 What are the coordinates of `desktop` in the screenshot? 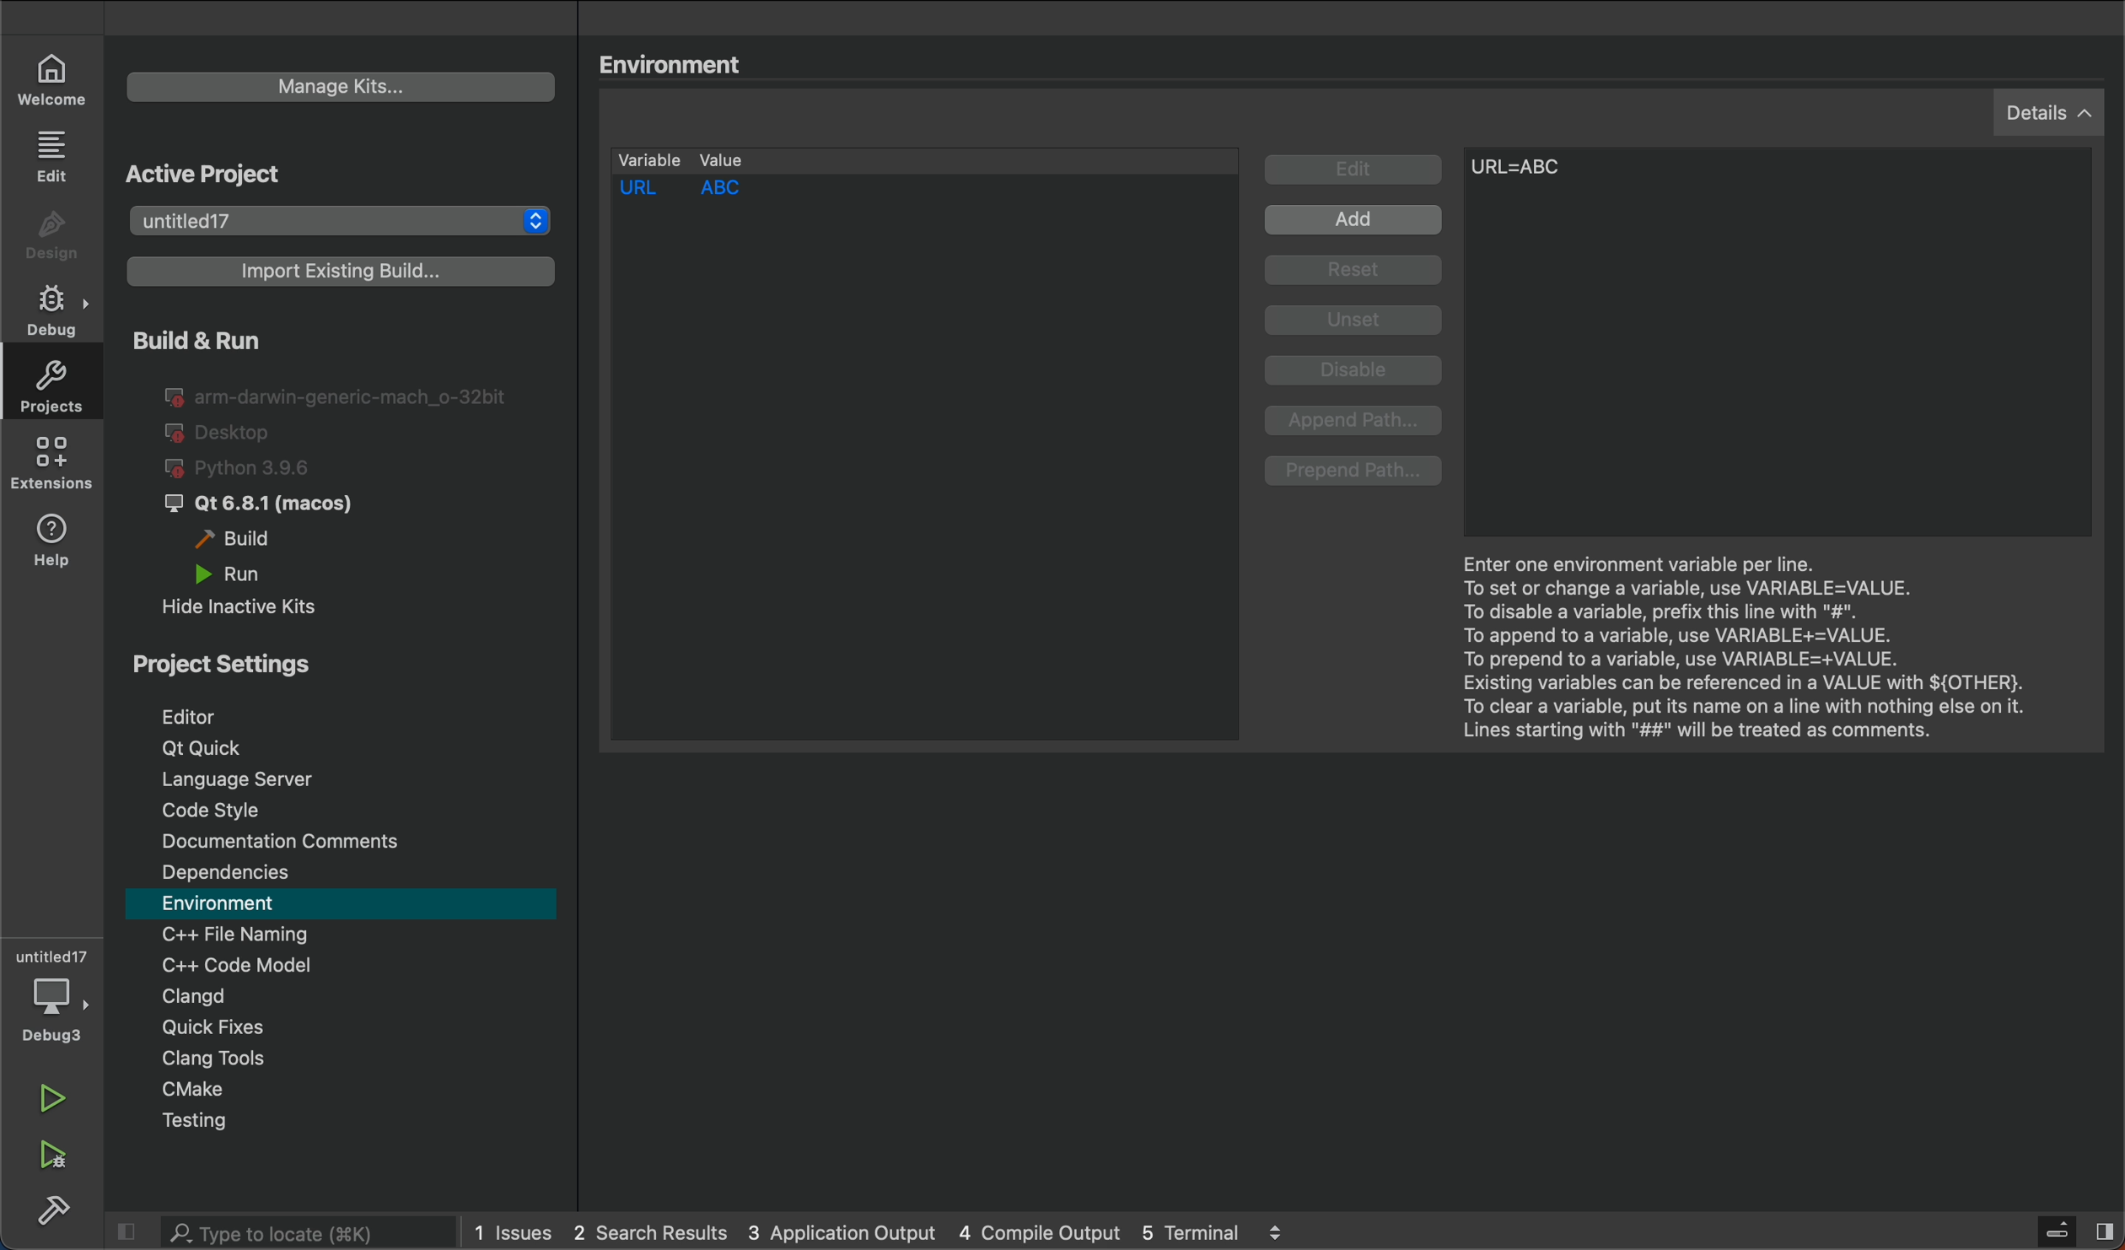 It's located at (223, 434).